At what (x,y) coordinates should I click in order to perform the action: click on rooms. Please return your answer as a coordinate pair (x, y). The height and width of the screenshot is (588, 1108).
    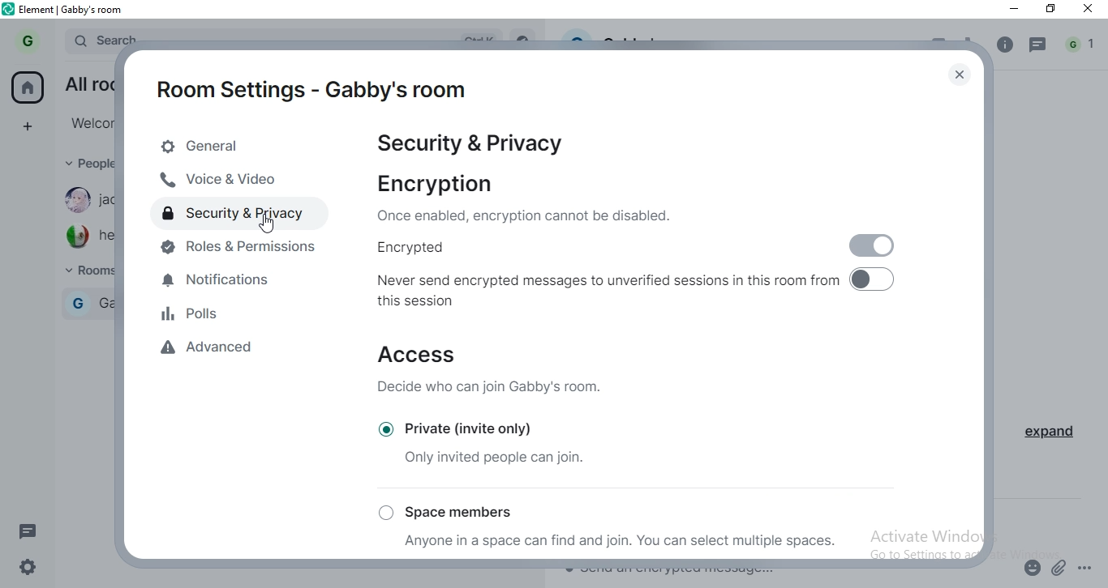
    Looking at the image, I should click on (87, 272).